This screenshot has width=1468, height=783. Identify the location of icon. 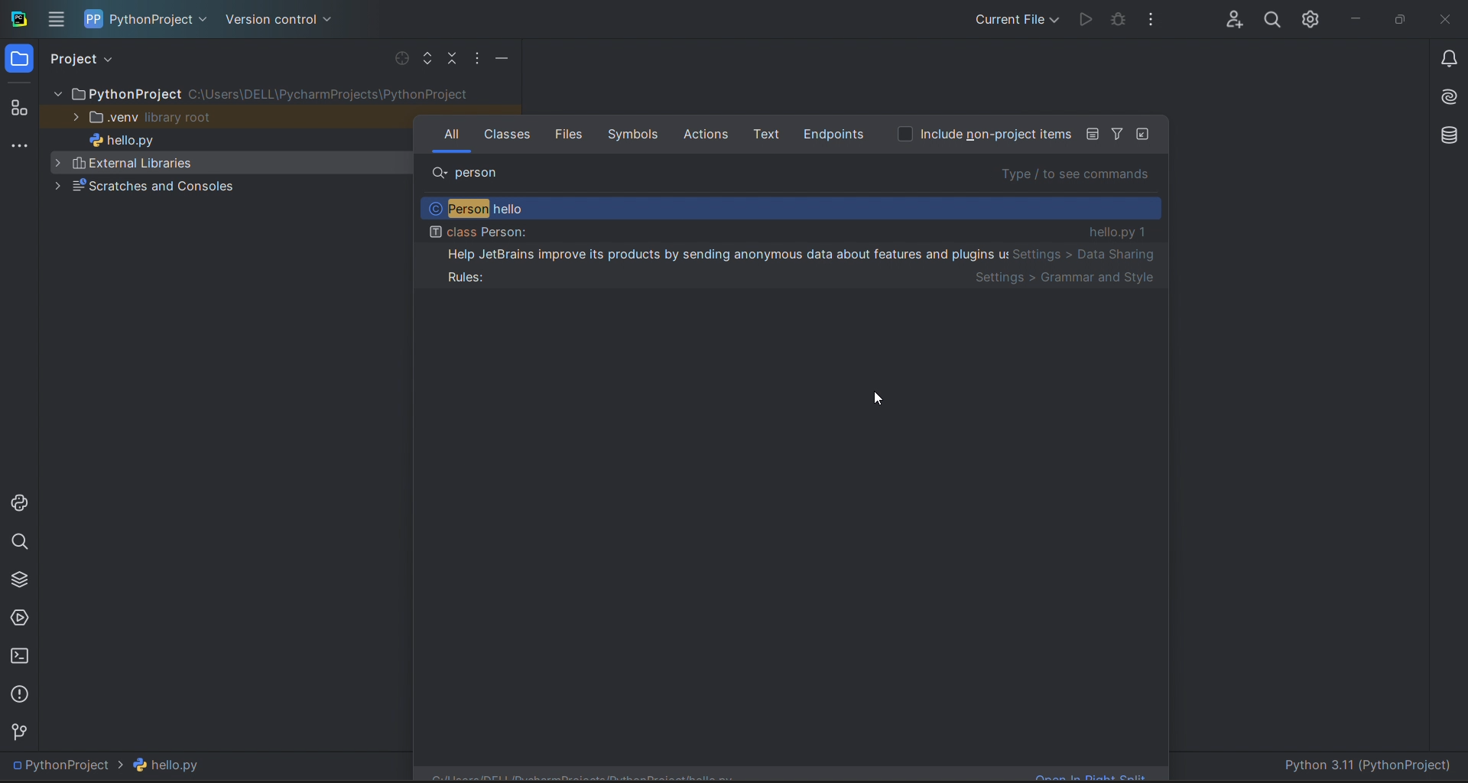
(1093, 135).